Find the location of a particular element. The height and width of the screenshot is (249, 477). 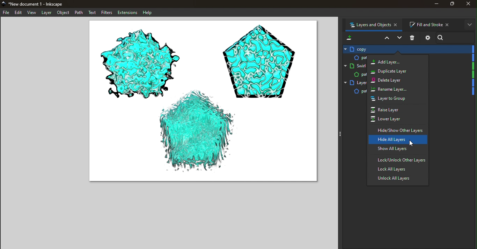

Delete selected item is located at coordinates (413, 38).